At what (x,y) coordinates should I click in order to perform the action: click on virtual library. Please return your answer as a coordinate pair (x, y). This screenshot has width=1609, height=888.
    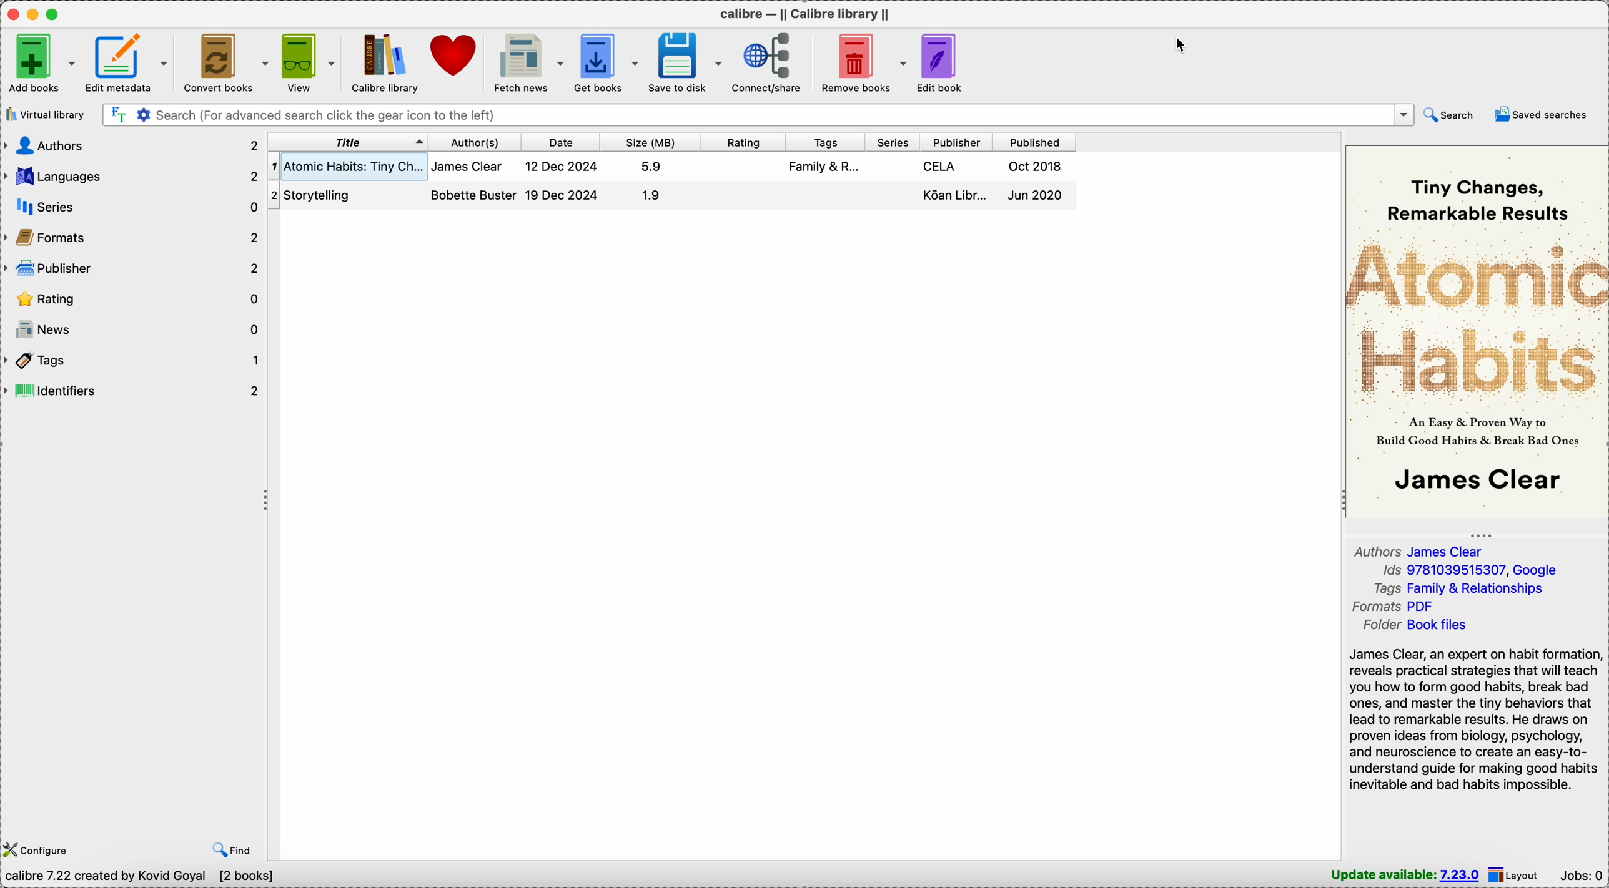
    Looking at the image, I should click on (46, 115).